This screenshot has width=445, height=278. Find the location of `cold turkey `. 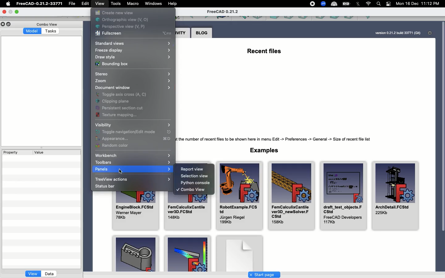

cold turkey  is located at coordinates (334, 4).